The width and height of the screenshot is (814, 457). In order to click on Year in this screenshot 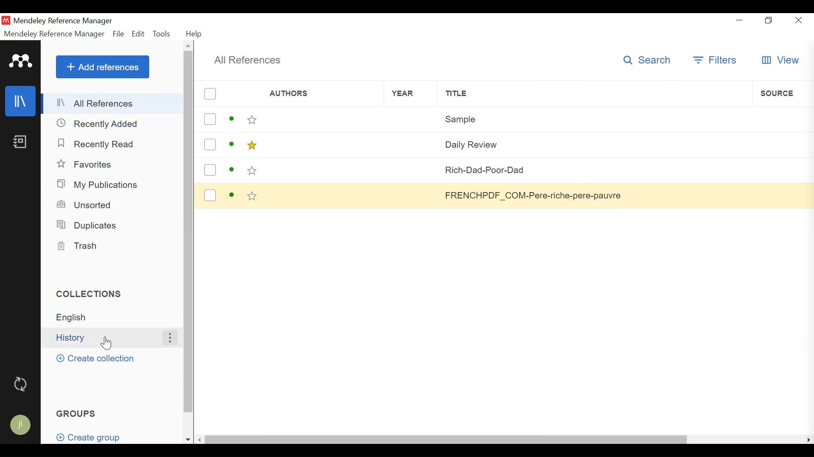, I will do `click(412, 170)`.